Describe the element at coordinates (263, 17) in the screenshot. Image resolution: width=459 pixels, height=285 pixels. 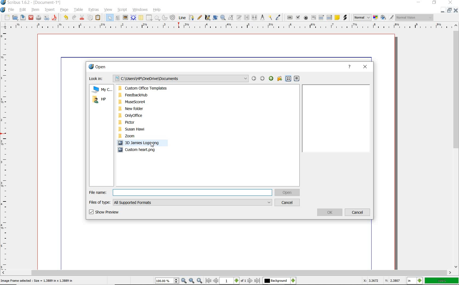
I see `measurements` at that location.